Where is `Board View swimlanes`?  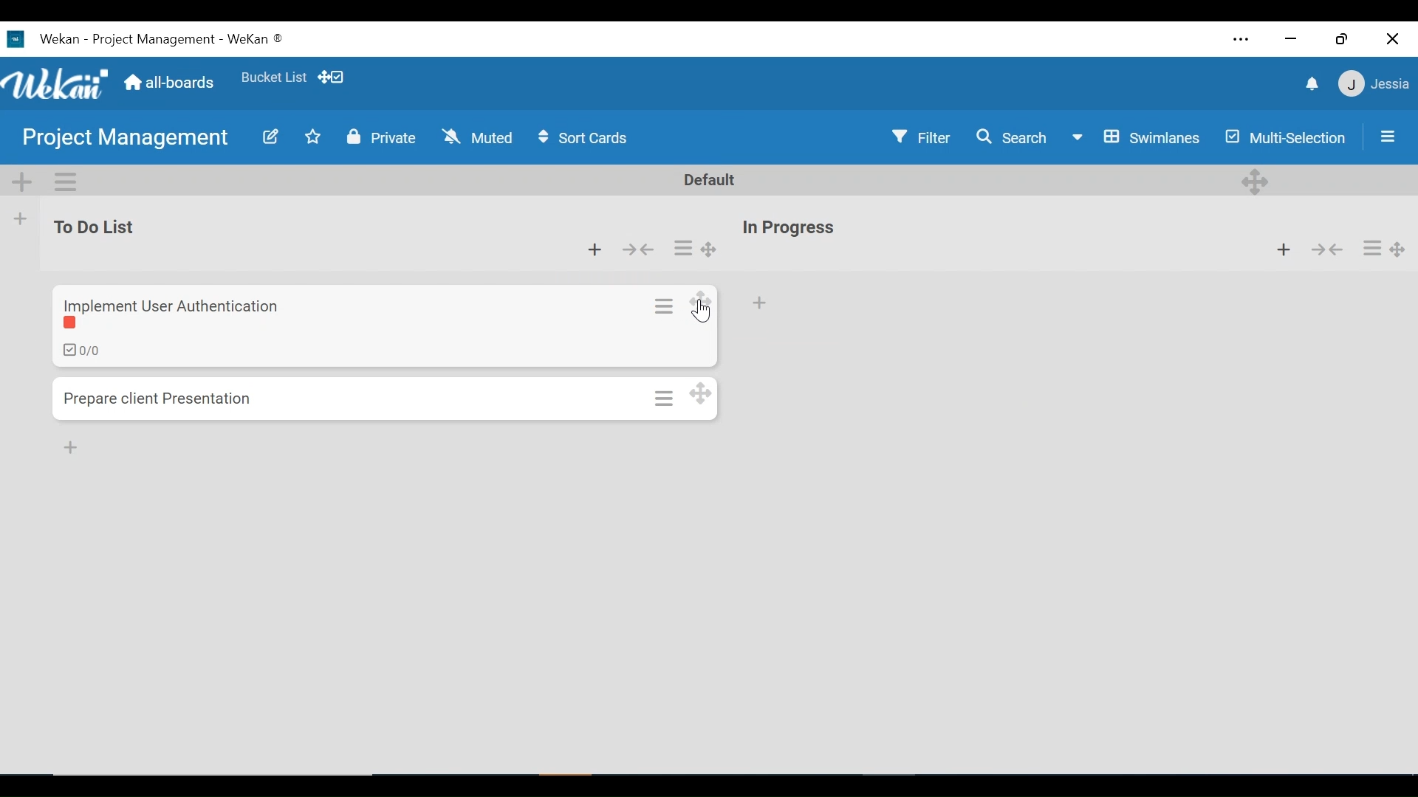
Board View swimlanes is located at coordinates (1139, 136).